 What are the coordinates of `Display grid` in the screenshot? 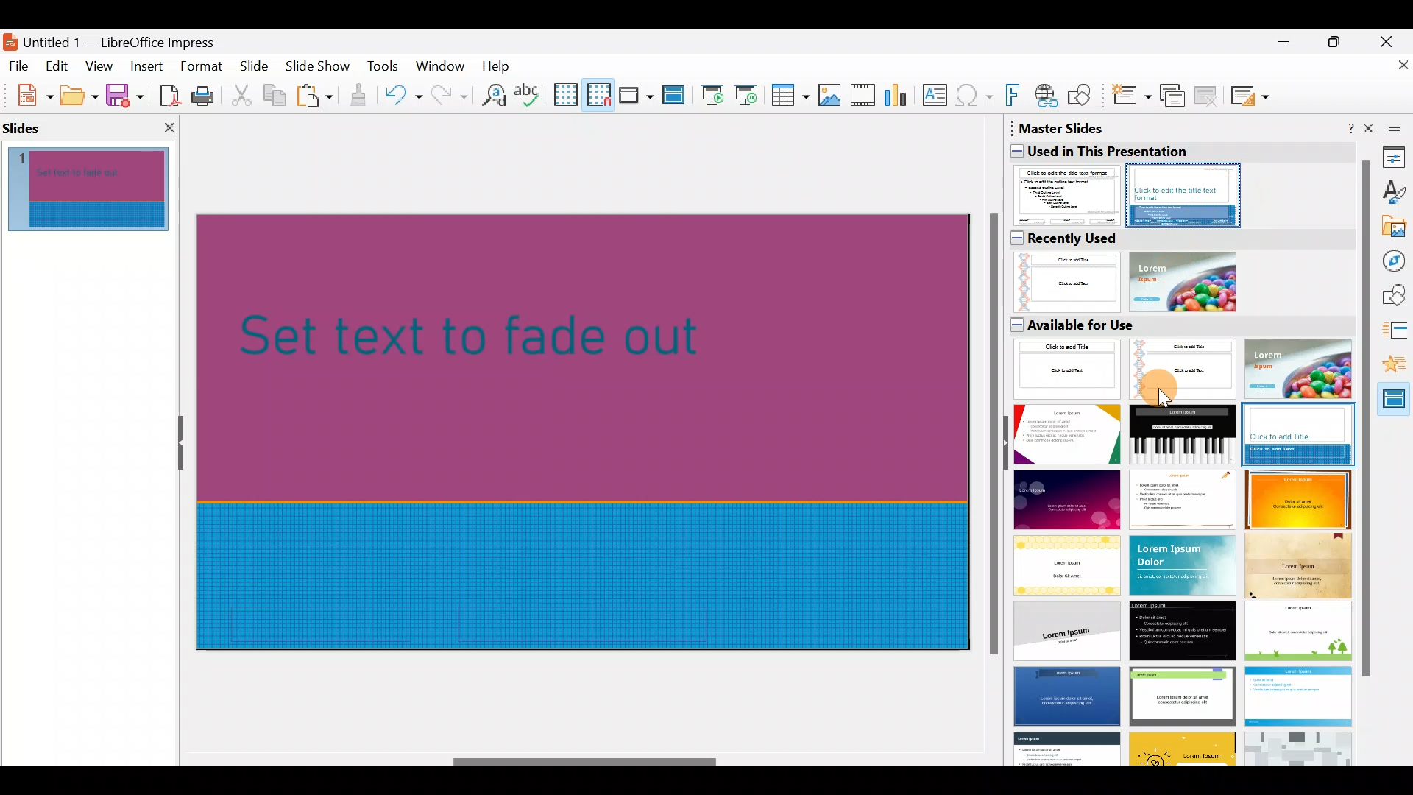 It's located at (564, 93).